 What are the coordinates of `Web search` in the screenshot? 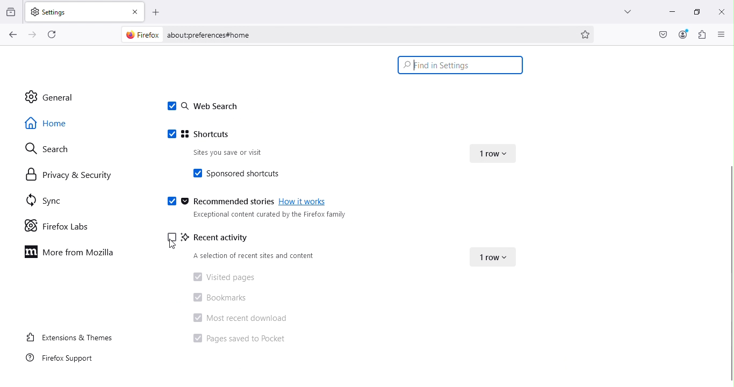 It's located at (202, 107).